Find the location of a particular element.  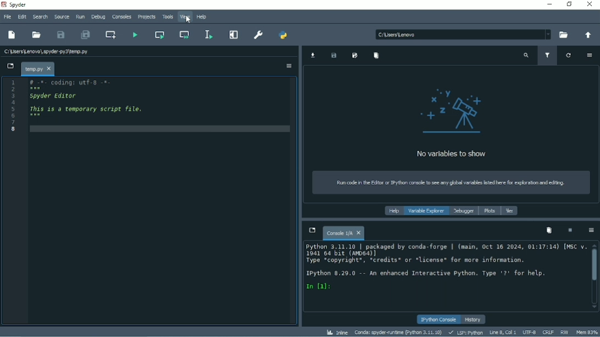

Browse tabs is located at coordinates (10, 66).